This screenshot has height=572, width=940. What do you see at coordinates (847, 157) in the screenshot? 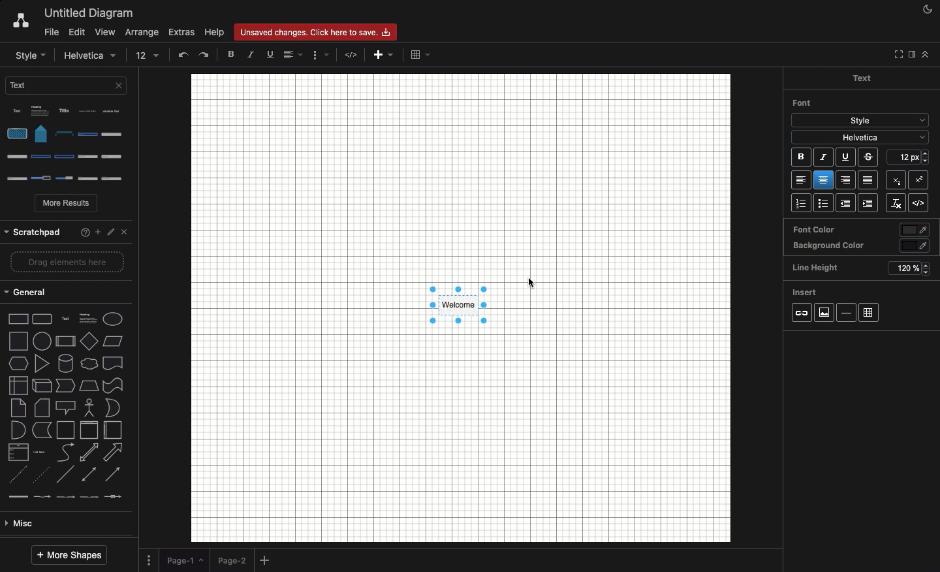
I see `Underline` at bounding box center [847, 157].